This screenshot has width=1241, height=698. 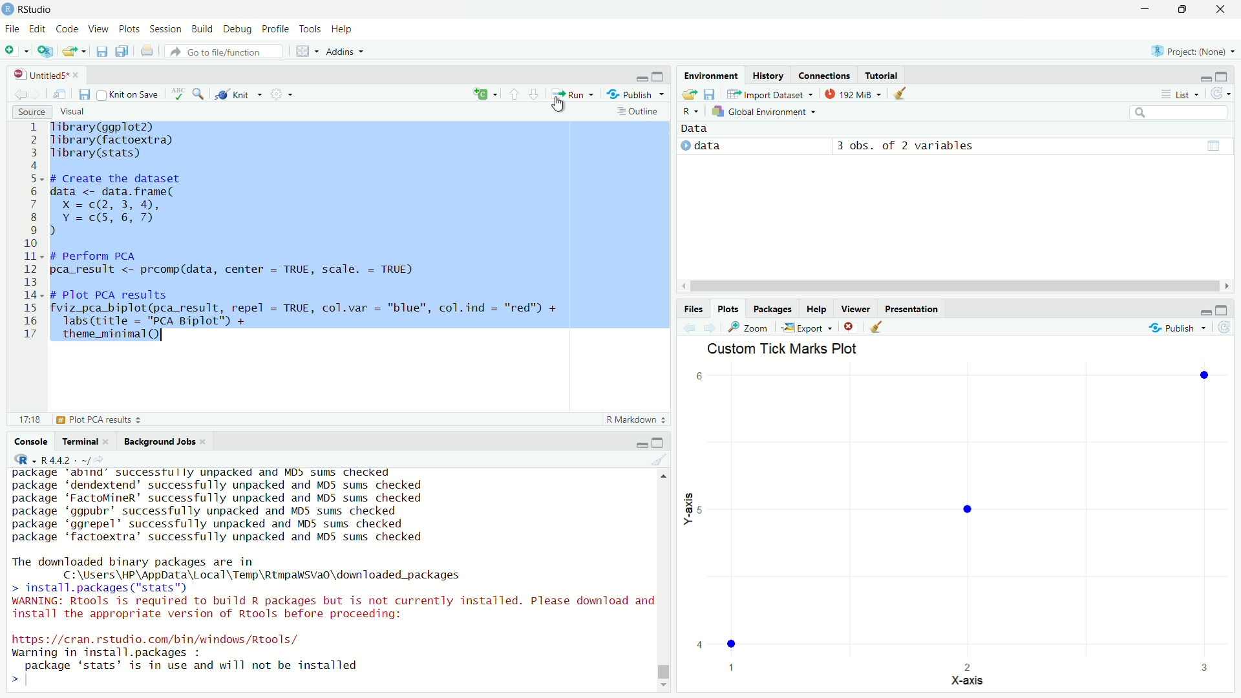 I want to click on show in new window, so click(x=61, y=94).